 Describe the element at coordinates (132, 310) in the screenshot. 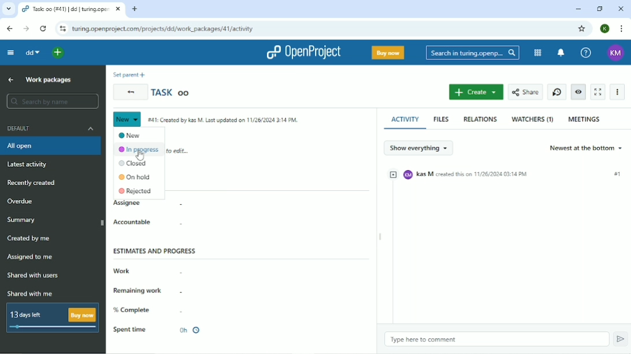

I see `% Complete` at that location.